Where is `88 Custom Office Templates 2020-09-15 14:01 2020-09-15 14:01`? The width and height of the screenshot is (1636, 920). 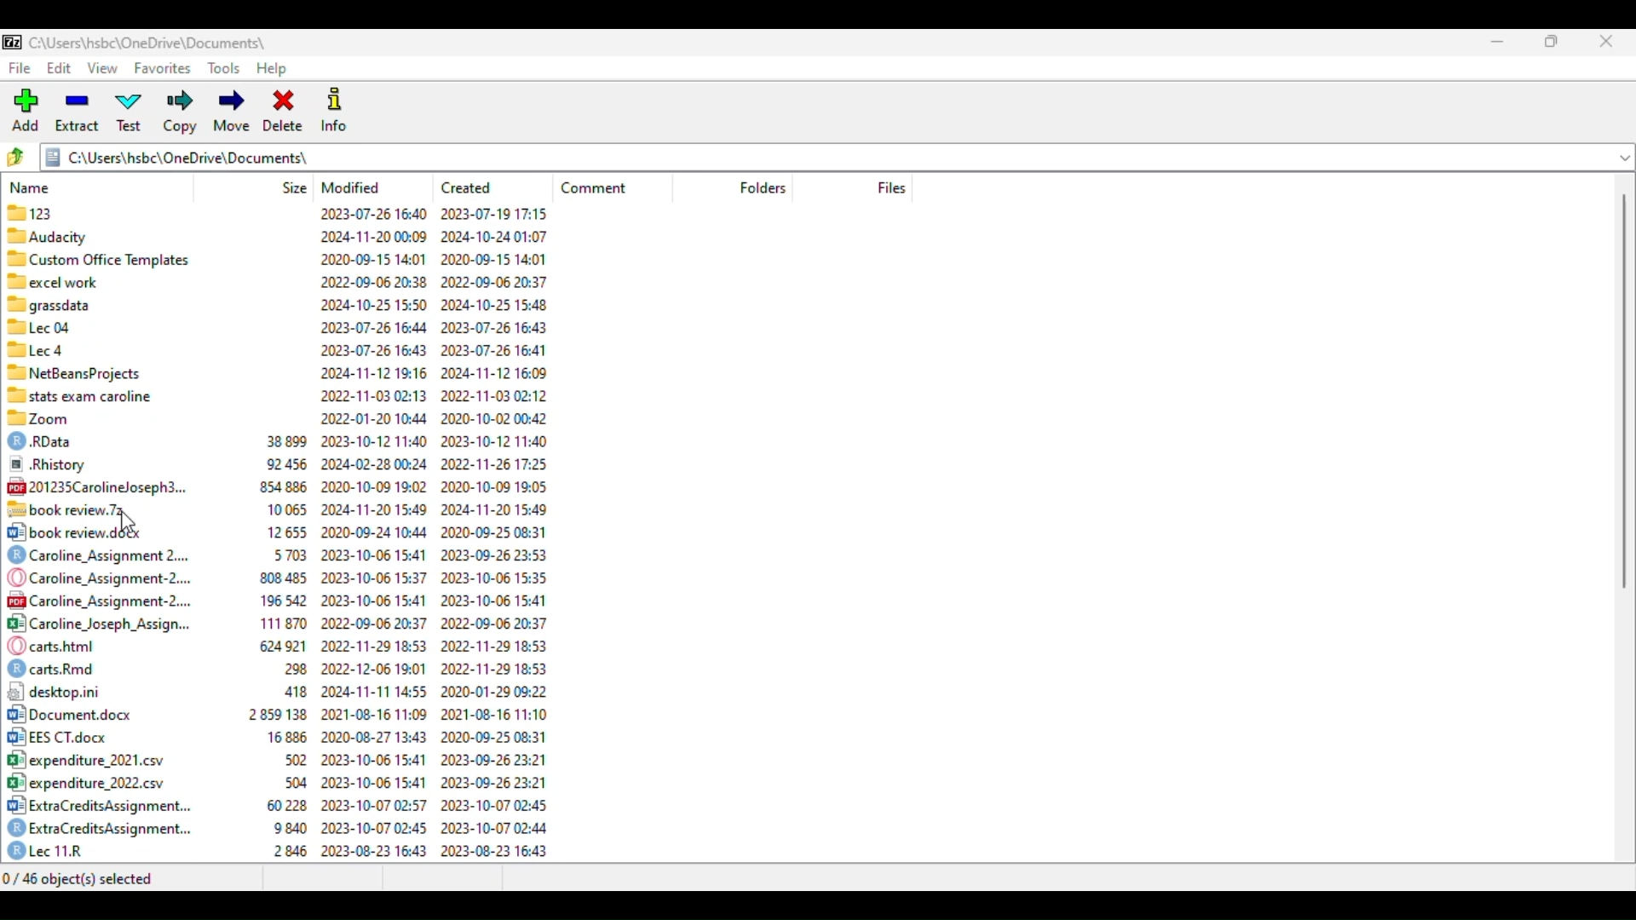
88 Custom Office Templates 2020-09-15 14:01 2020-09-15 14:01 is located at coordinates (274, 257).